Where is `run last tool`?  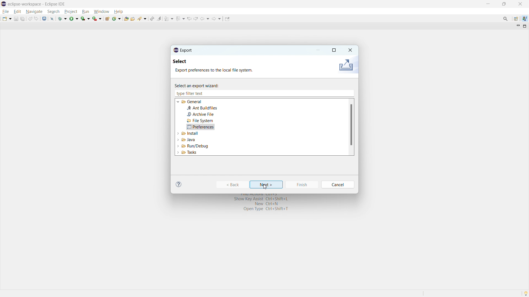 run last tool is located at coordinates (97, 18).